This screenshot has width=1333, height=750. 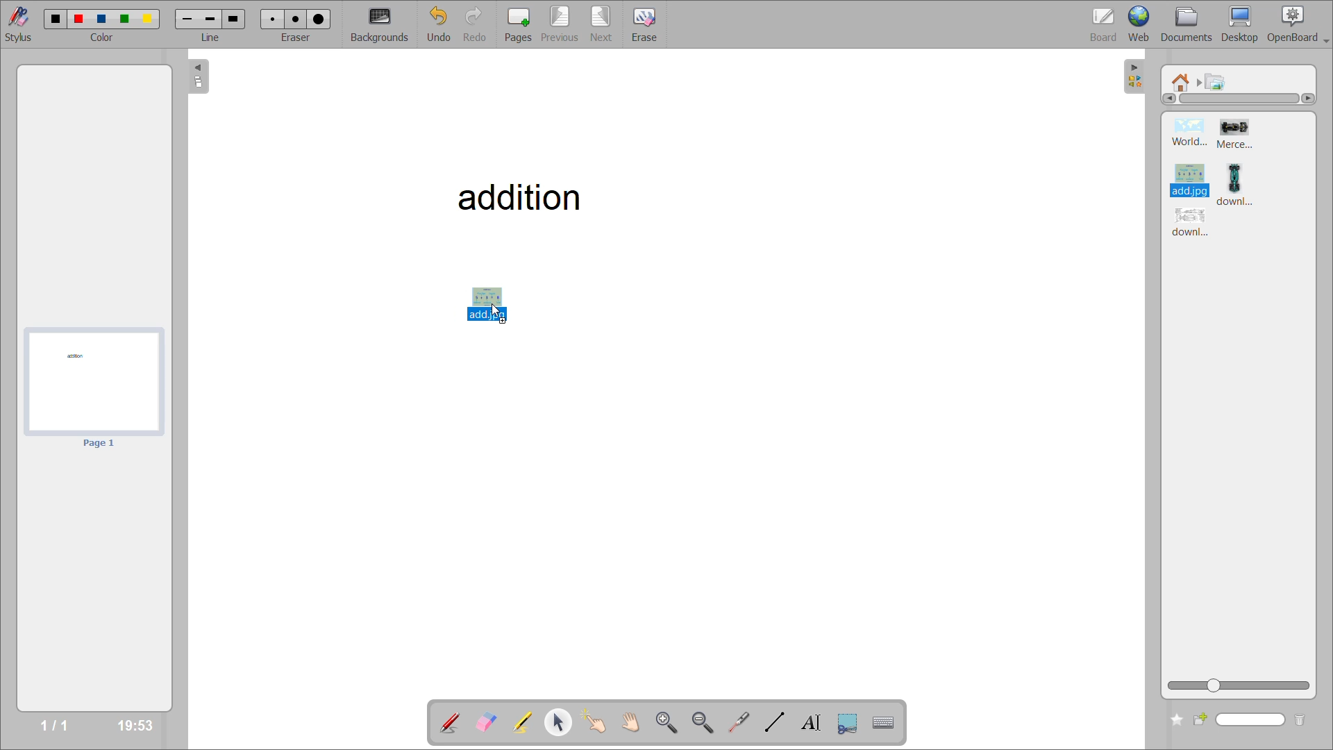 I want to click on desktop, so click(x=1244, y=24).